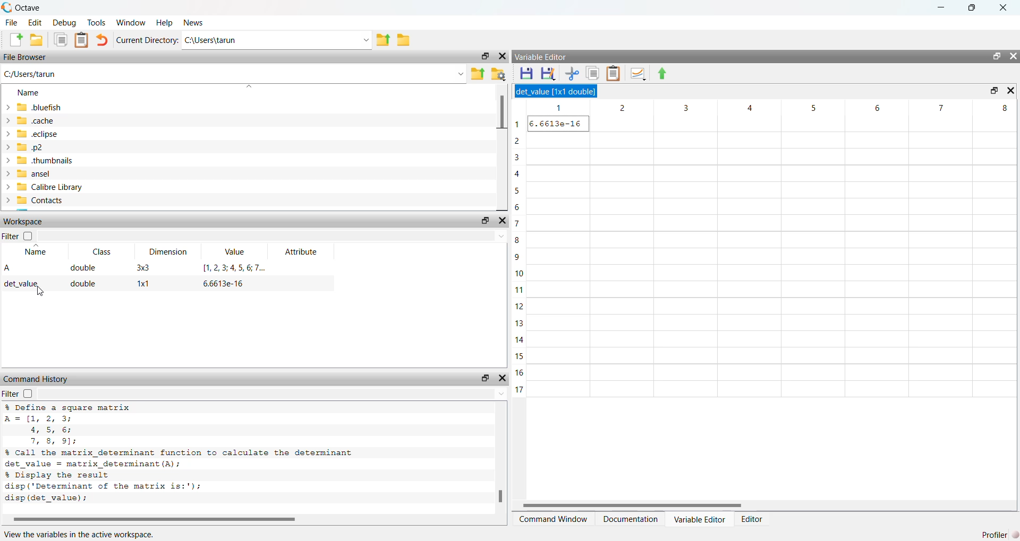  I want to click on filter, so click(10, 394).